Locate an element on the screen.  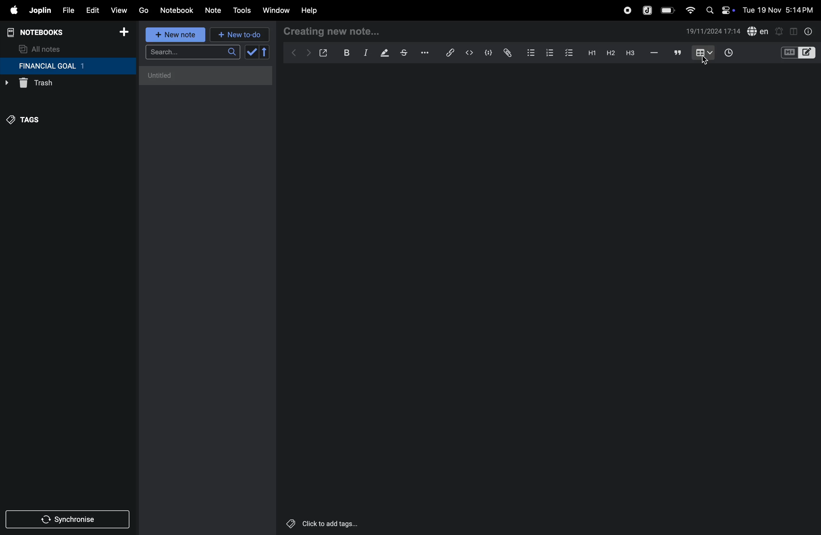
H1 is located at coordinates (591, 53).